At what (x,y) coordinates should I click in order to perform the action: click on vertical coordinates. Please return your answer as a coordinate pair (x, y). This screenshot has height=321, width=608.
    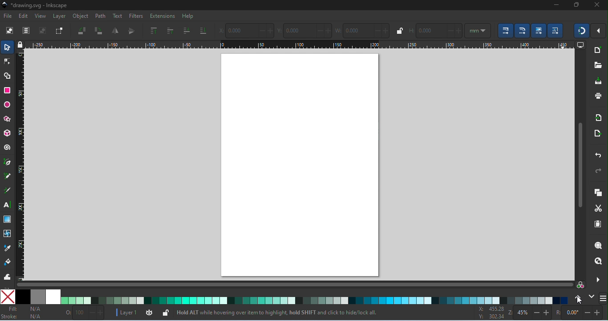
    Looking at the image, I should click on (305, 30).